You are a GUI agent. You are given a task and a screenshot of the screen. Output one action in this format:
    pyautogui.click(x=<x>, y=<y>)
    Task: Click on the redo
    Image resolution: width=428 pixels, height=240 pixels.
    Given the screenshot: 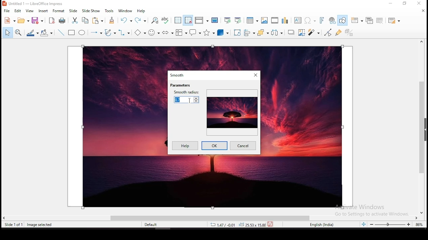 What is the action you would take?
    pyautogui.click(x=141, y=20)
    